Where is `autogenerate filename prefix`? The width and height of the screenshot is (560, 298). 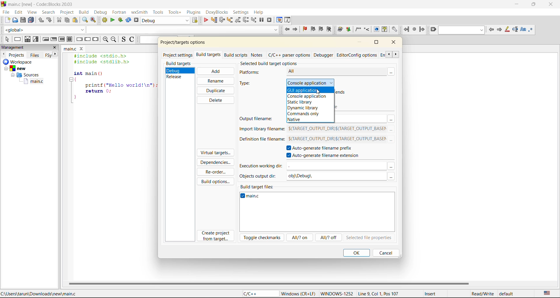 autogenerate filename prefix is located at coordinates (320, 148).